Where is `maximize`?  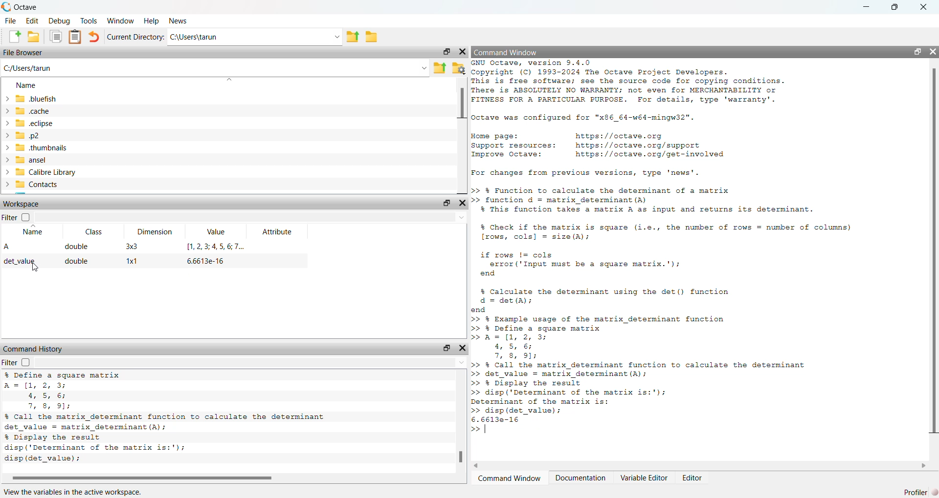 maximize is located at coordinates (445, 204).